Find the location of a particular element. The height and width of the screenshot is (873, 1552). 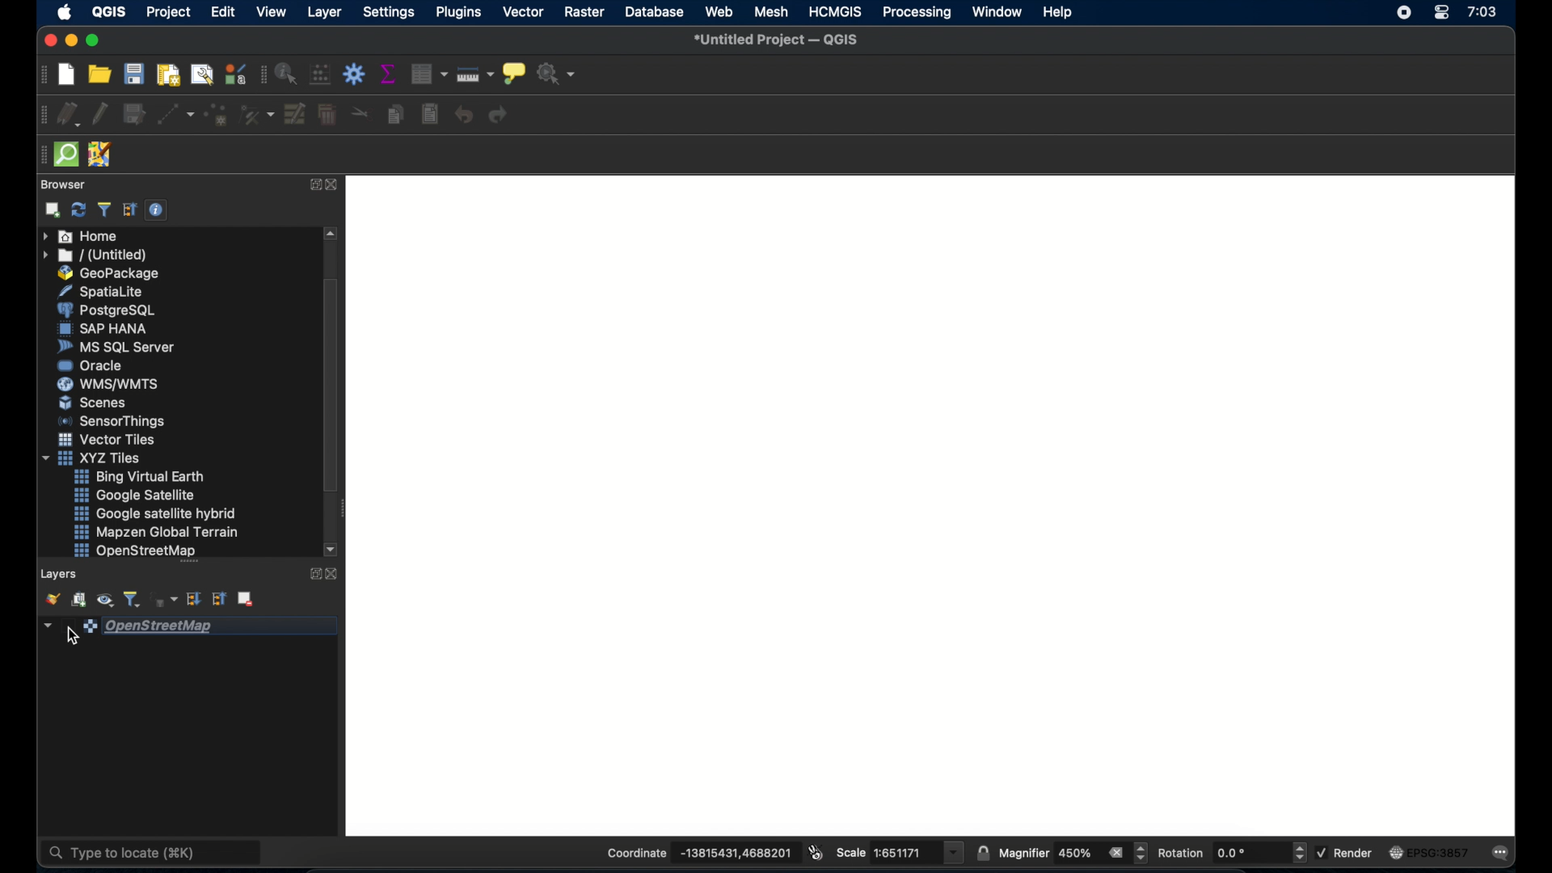

expand is located at coordinates (312, 575).